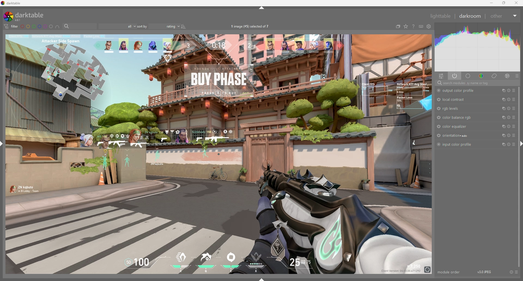 Image resolution: width=523 pixels, height=281 pixels. Describe the element at coordinates (398, 26) in the screenshot. I see `collapse grouped images` at that location.